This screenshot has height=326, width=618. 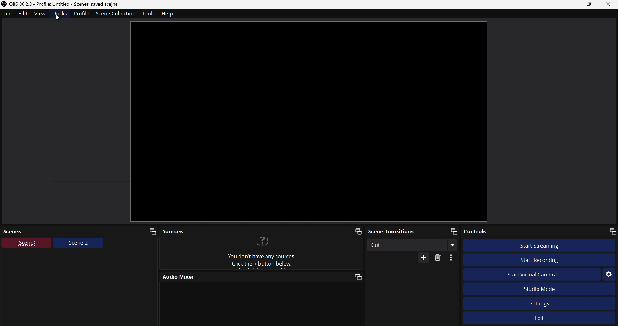 I want to click on More, so click(x=453, y=258).